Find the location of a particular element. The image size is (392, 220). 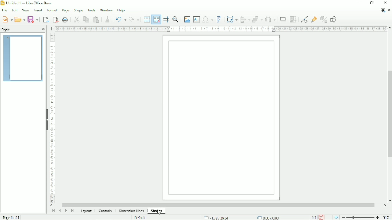

Redo is located at coordinates (134, 19).